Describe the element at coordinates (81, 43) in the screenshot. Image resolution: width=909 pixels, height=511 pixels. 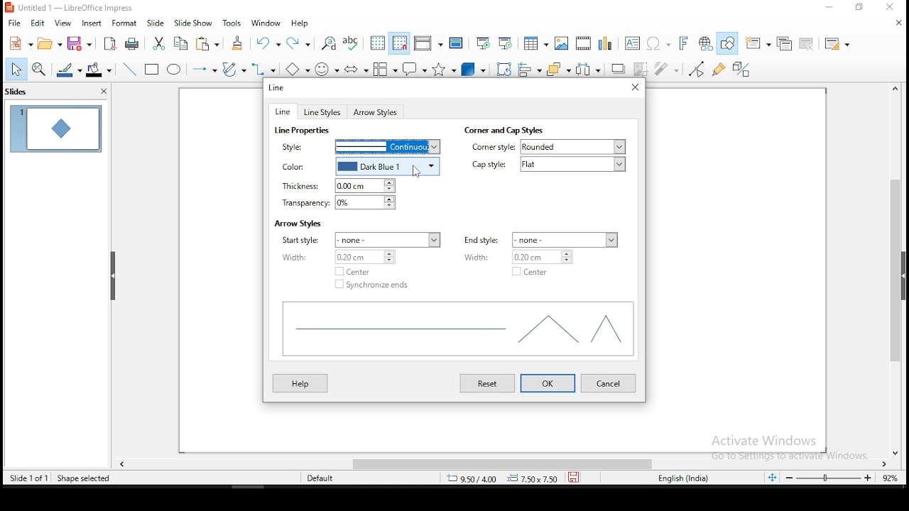
I see `save` at that location.